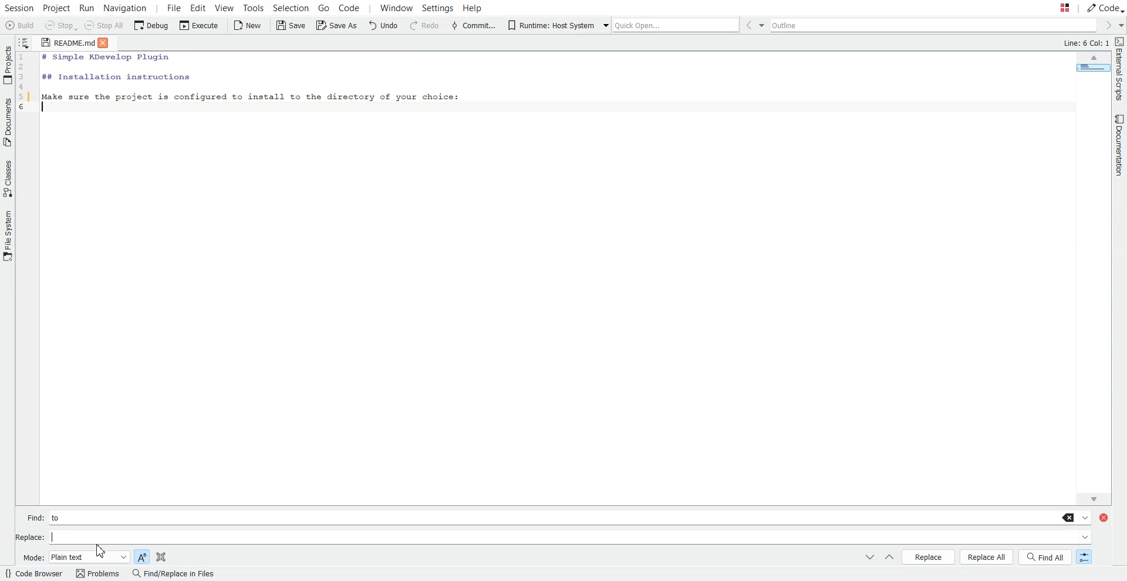  What do you see at coordinates (126, 8) in the screenshot?
I see `Navigation` at bounding box center [126, 8].